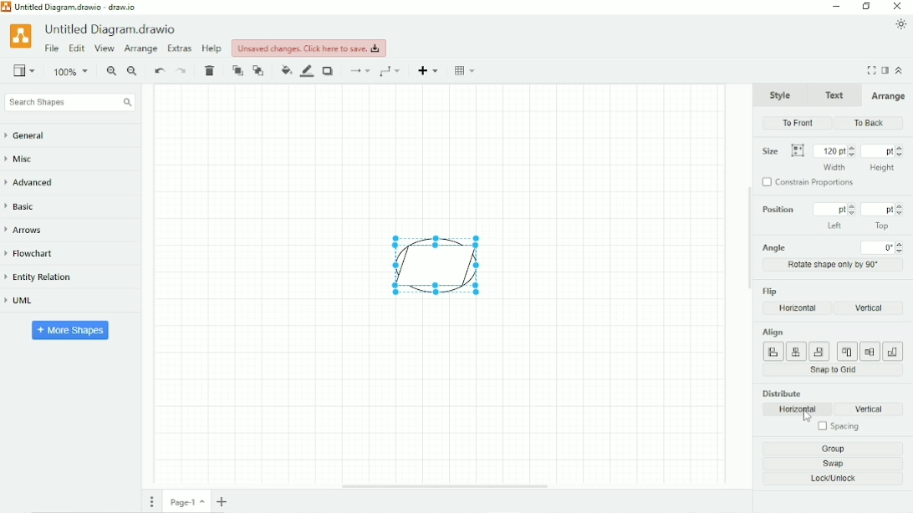 The width and height of the screenshot is (913, 513). I want to click on Title , so click(74, 7).